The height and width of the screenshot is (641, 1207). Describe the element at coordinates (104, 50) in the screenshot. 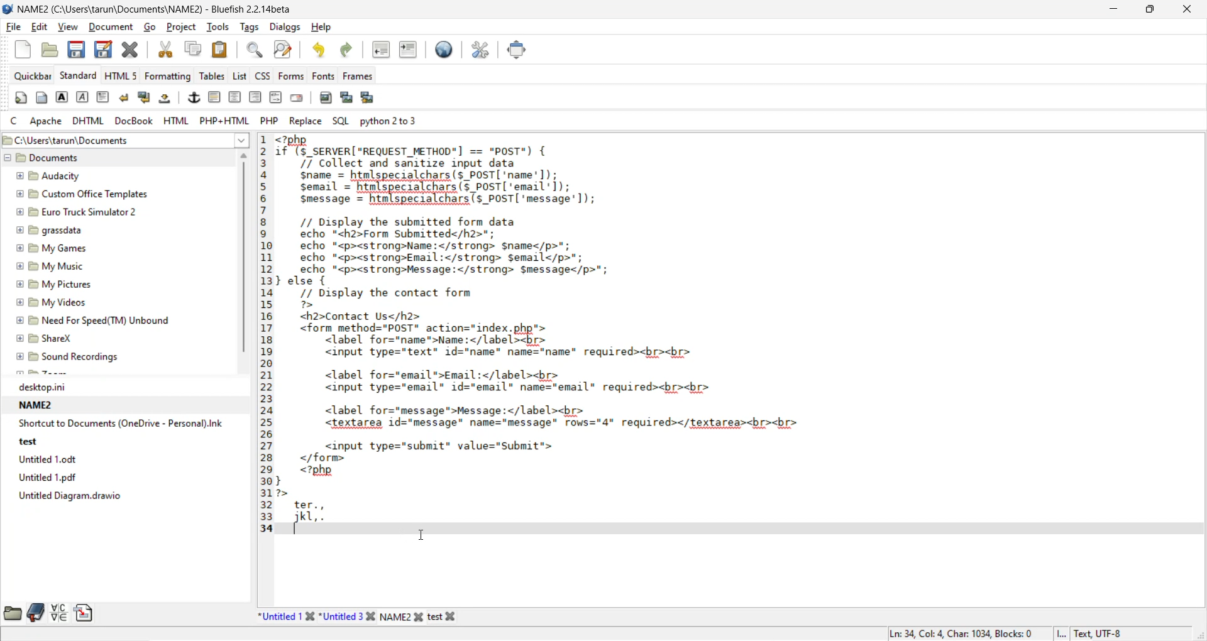

I see `save as` at that location.